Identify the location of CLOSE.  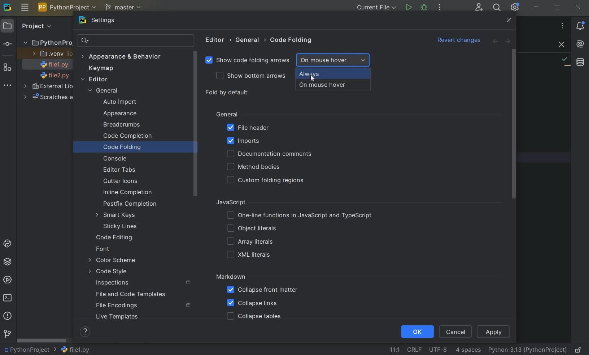
(509, 21).